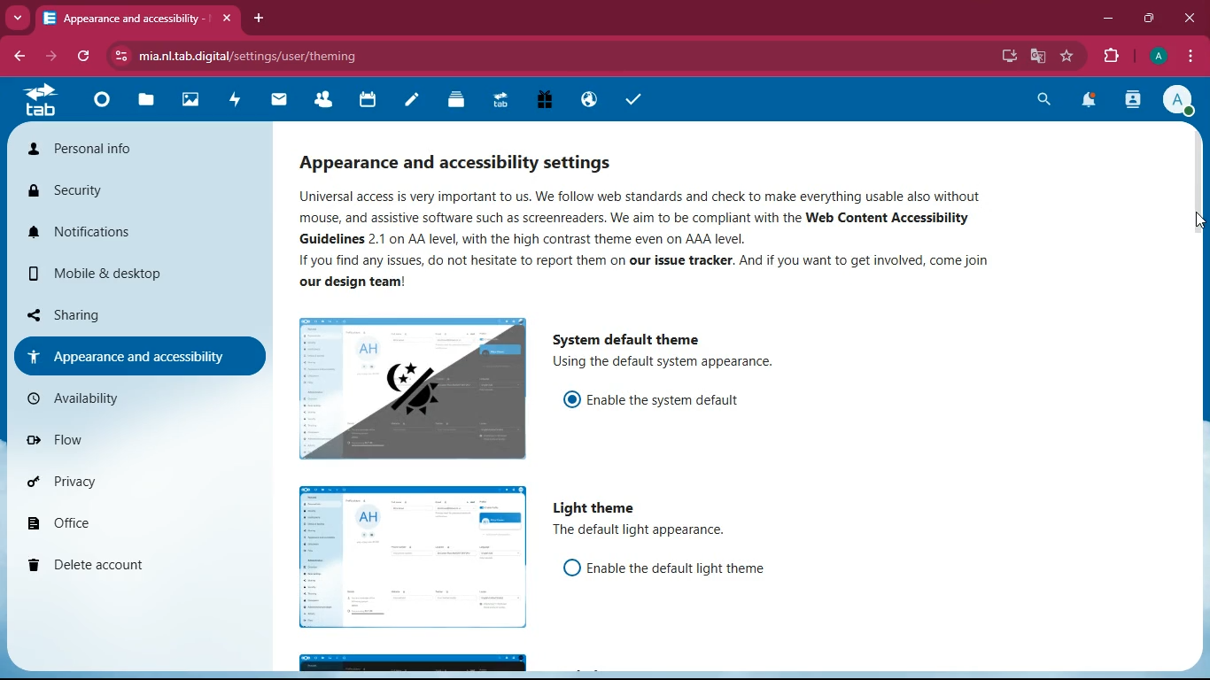 Image resolution: width=1210 pixels, height=680 pixels. Describe the element at coordinates (1149, 19) in the screenshot. I see `maximize` at that location.